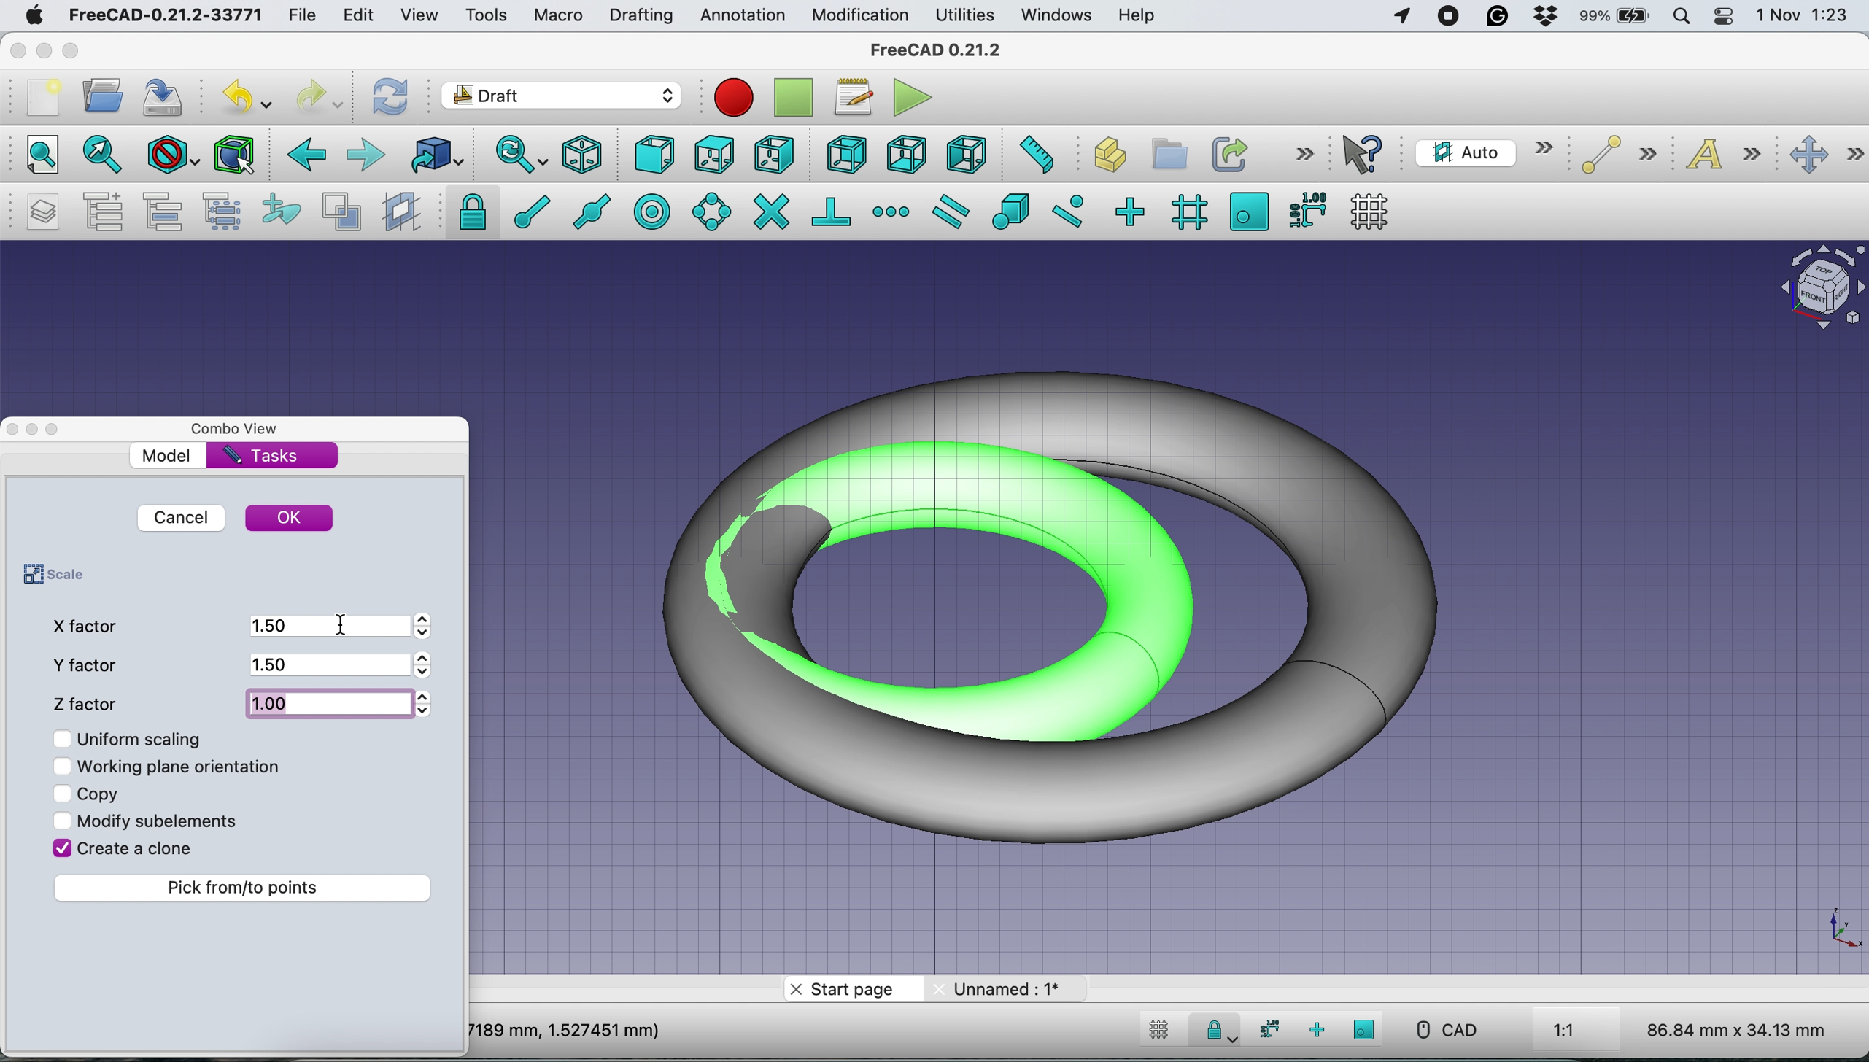  I want to click on snap midpoint, so click(595, 210).